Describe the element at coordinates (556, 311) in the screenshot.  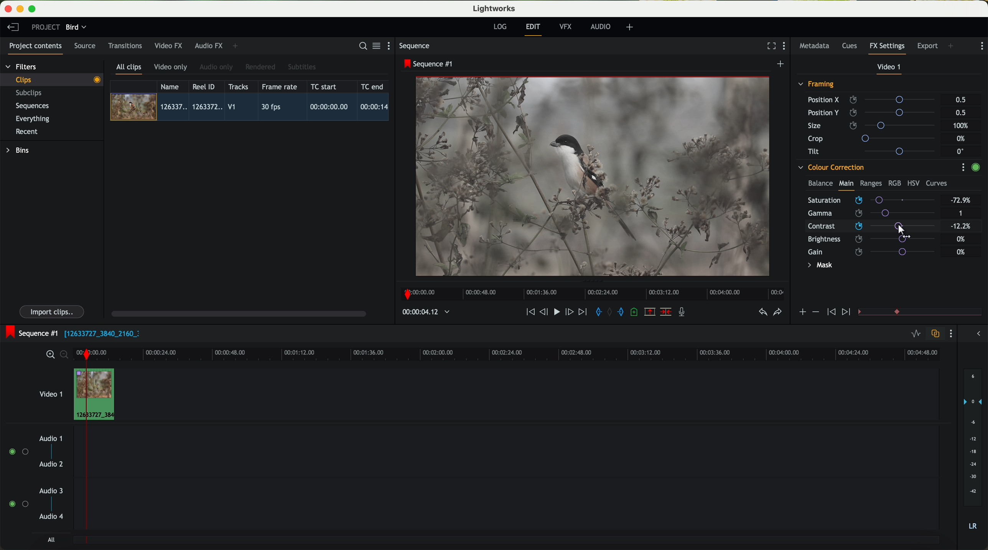
I see `play` at that location.